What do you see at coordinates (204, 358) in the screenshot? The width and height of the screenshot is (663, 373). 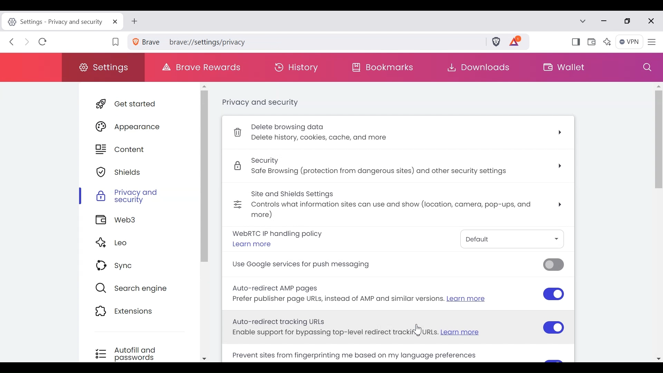 I see `Scroll down` at bounding box center [204, 358].